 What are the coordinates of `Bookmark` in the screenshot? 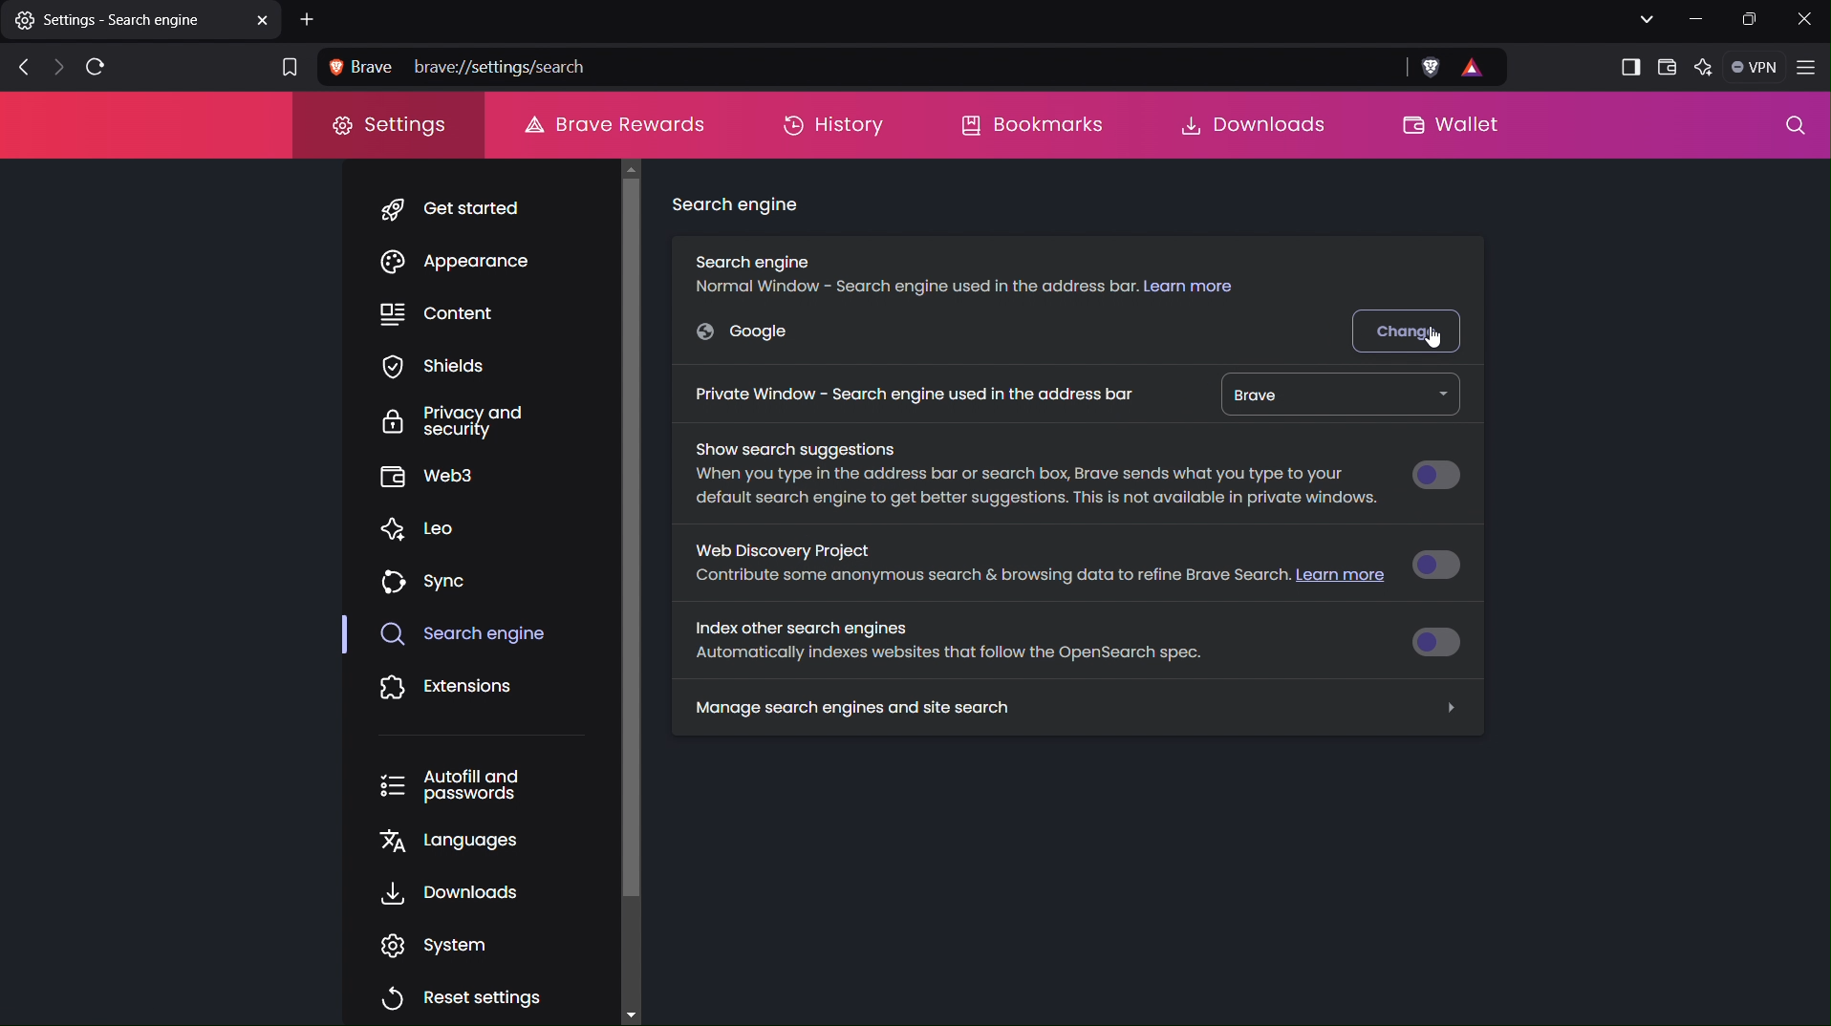 It's located at (287, 65).